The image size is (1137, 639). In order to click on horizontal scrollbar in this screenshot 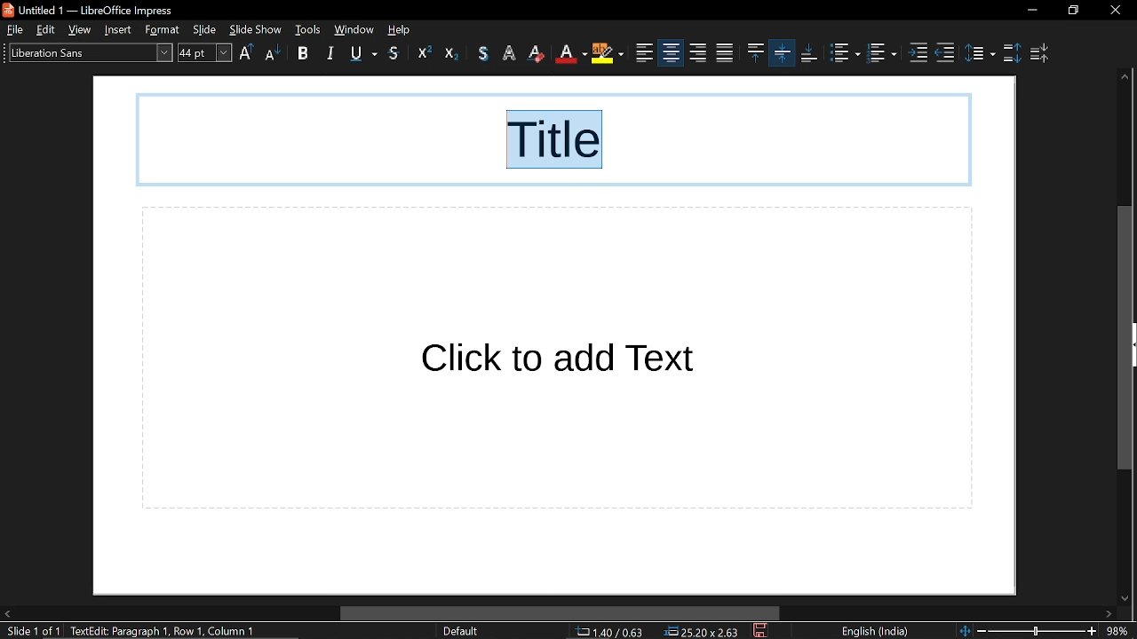, I will do `click(560, 614)`.